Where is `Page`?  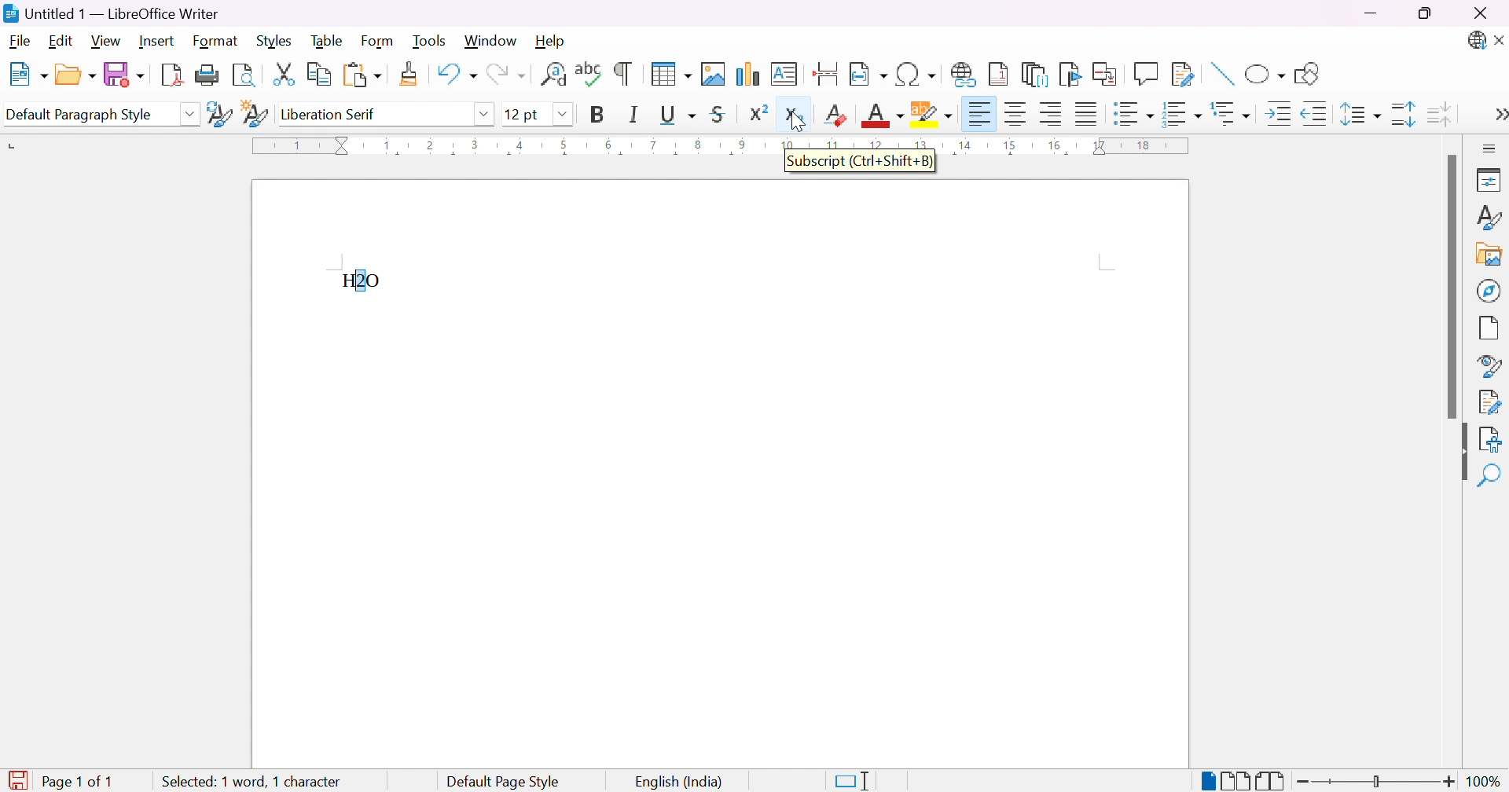
Page is located at coordinates (1490, 330).